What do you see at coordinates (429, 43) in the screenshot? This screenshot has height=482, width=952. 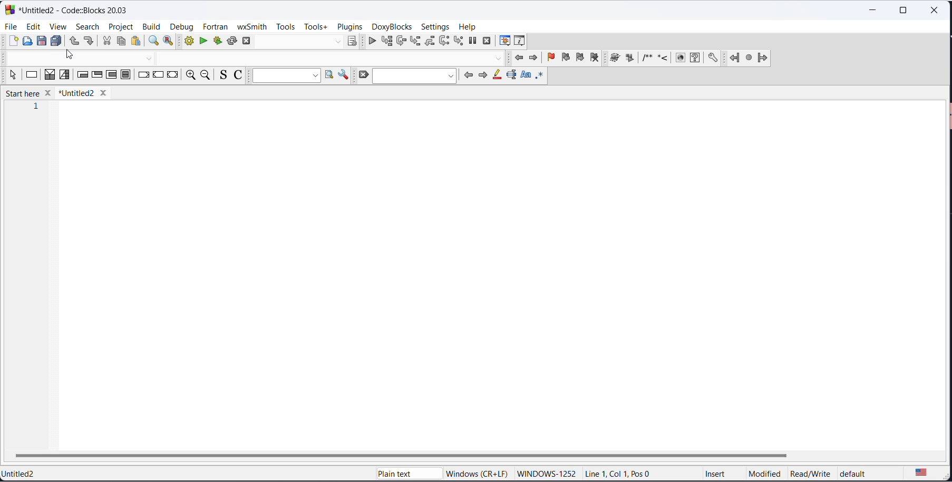 I see `step out` at bounding box center [429, 43].